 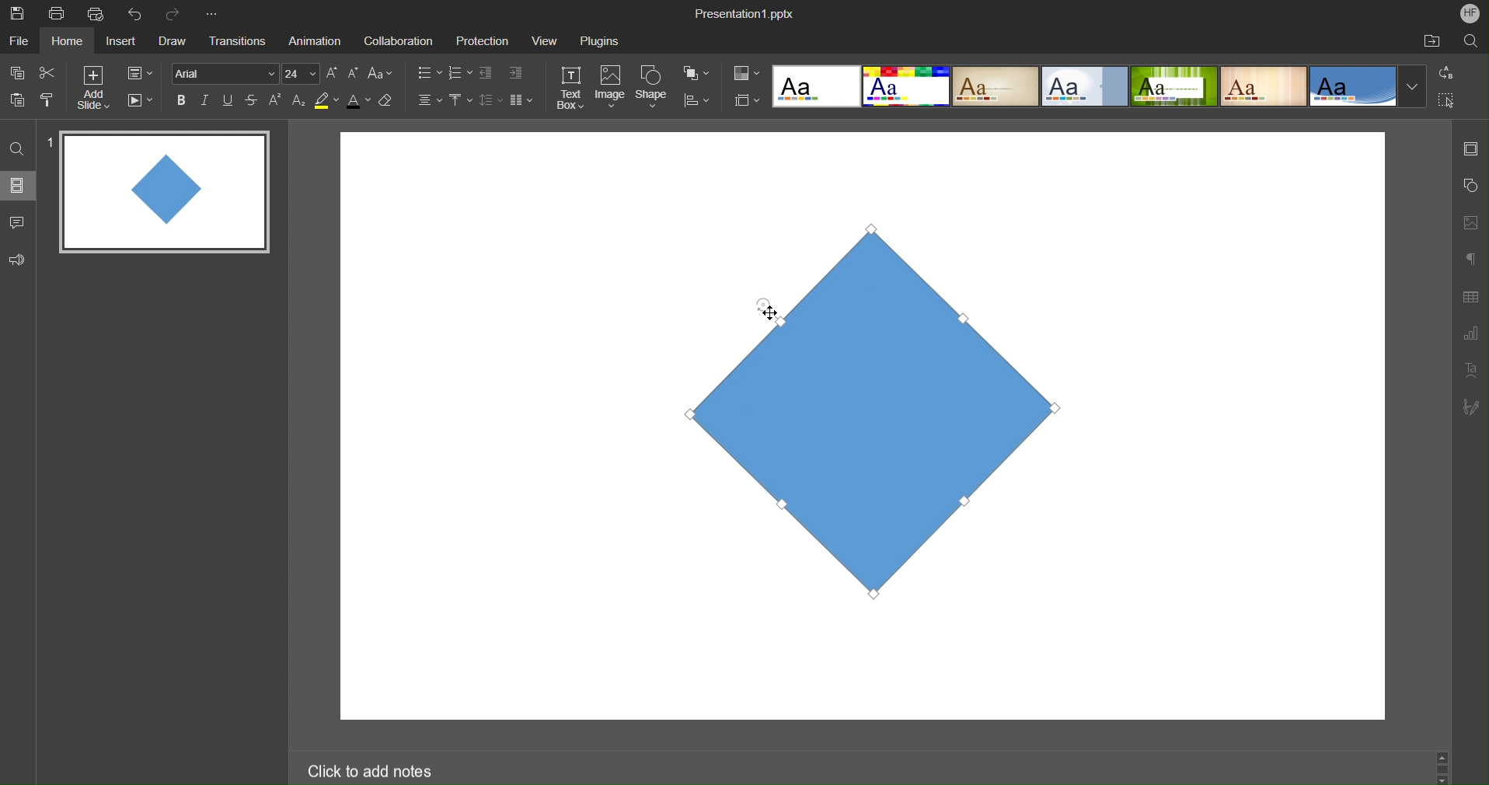 I want to click on Shape Rotated, so click(x=871, y=412).